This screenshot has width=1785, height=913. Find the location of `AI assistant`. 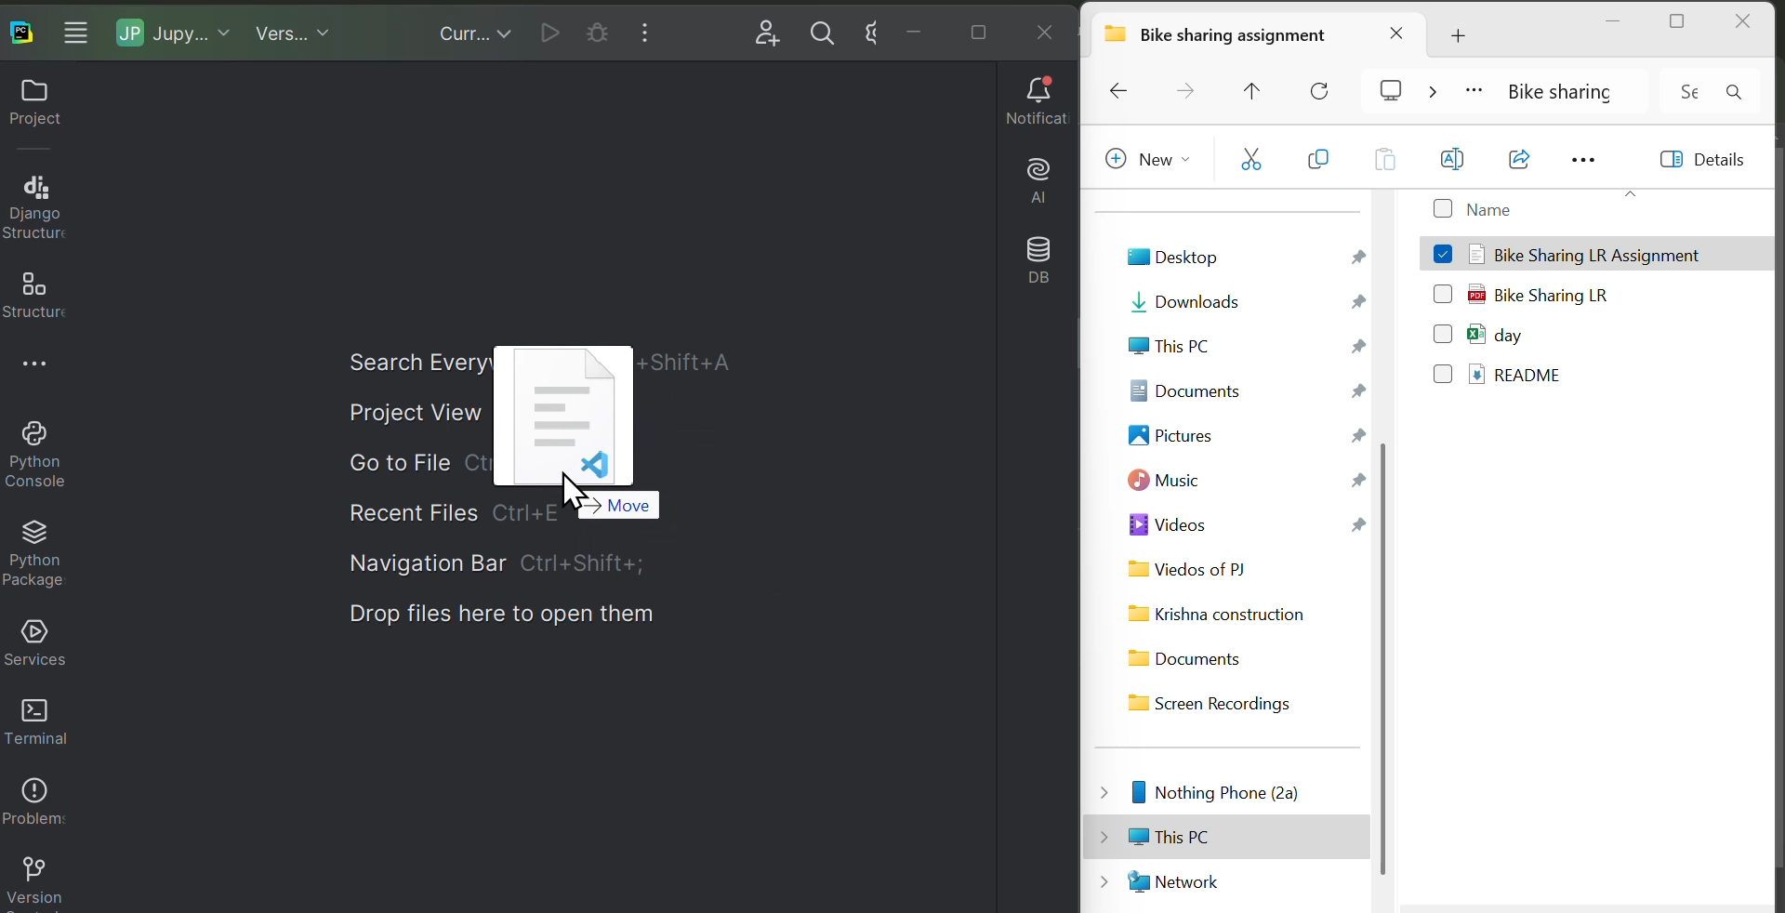

AI assistant is located at coordinates (1031, 176).